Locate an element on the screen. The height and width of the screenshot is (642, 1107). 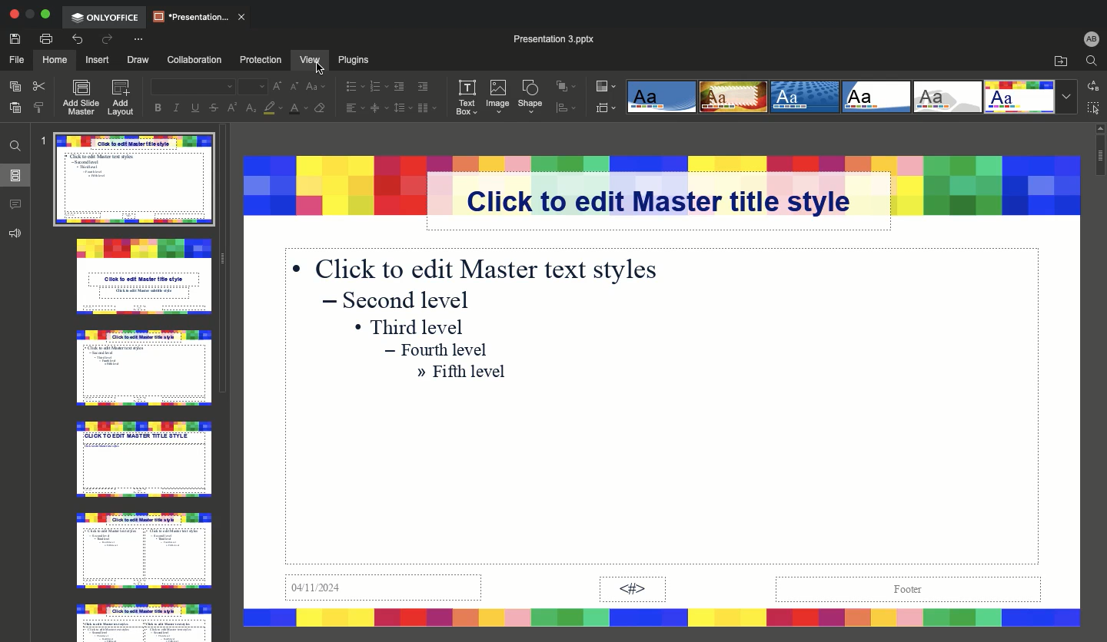
04/11/2024 is located at coordinates (385, 591).